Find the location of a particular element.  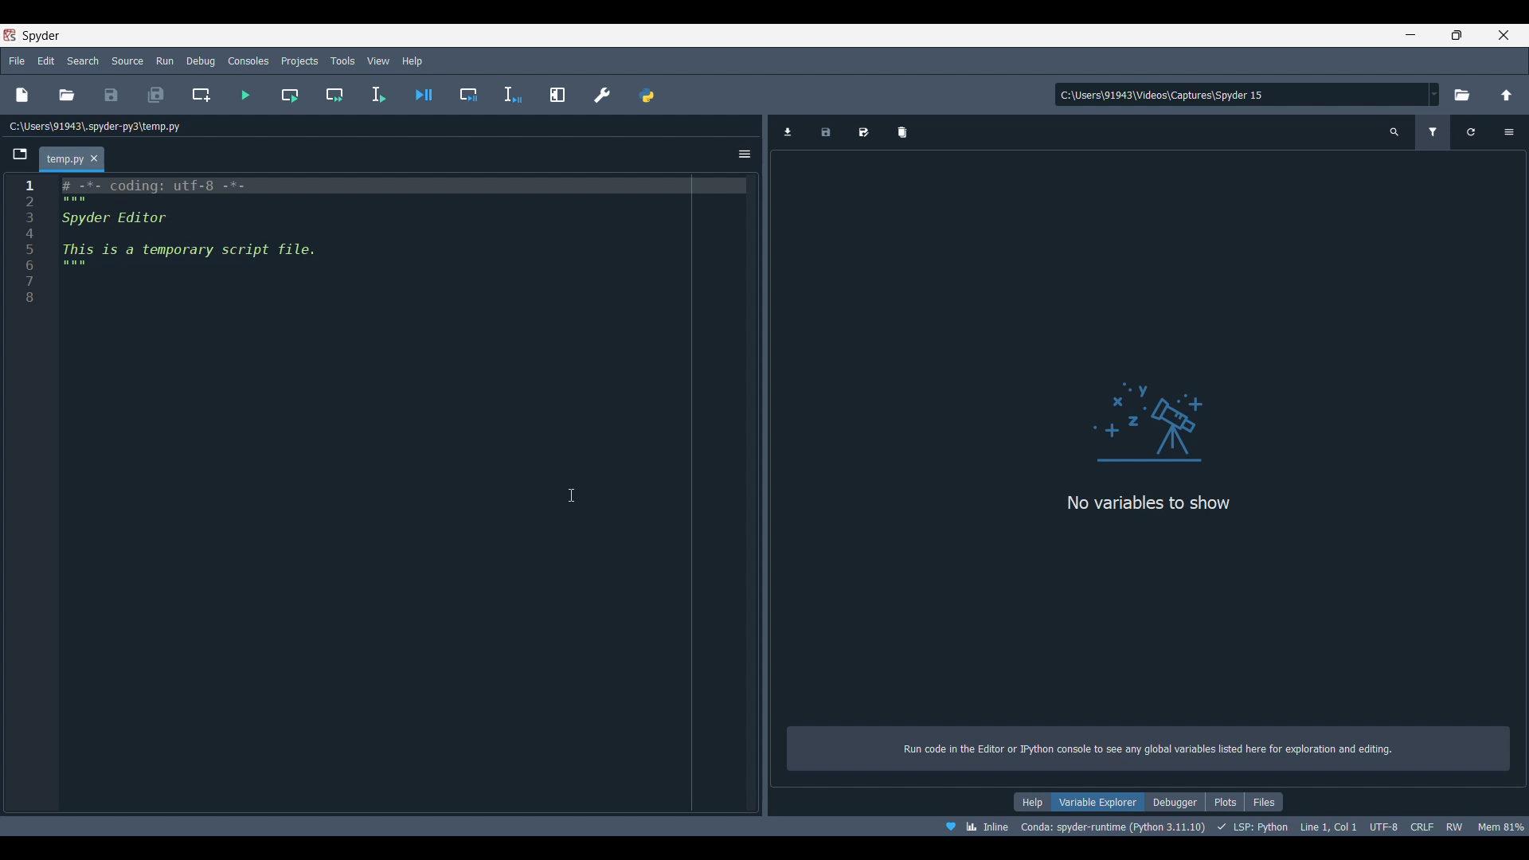

Current code is located at coordinates (379, 242).